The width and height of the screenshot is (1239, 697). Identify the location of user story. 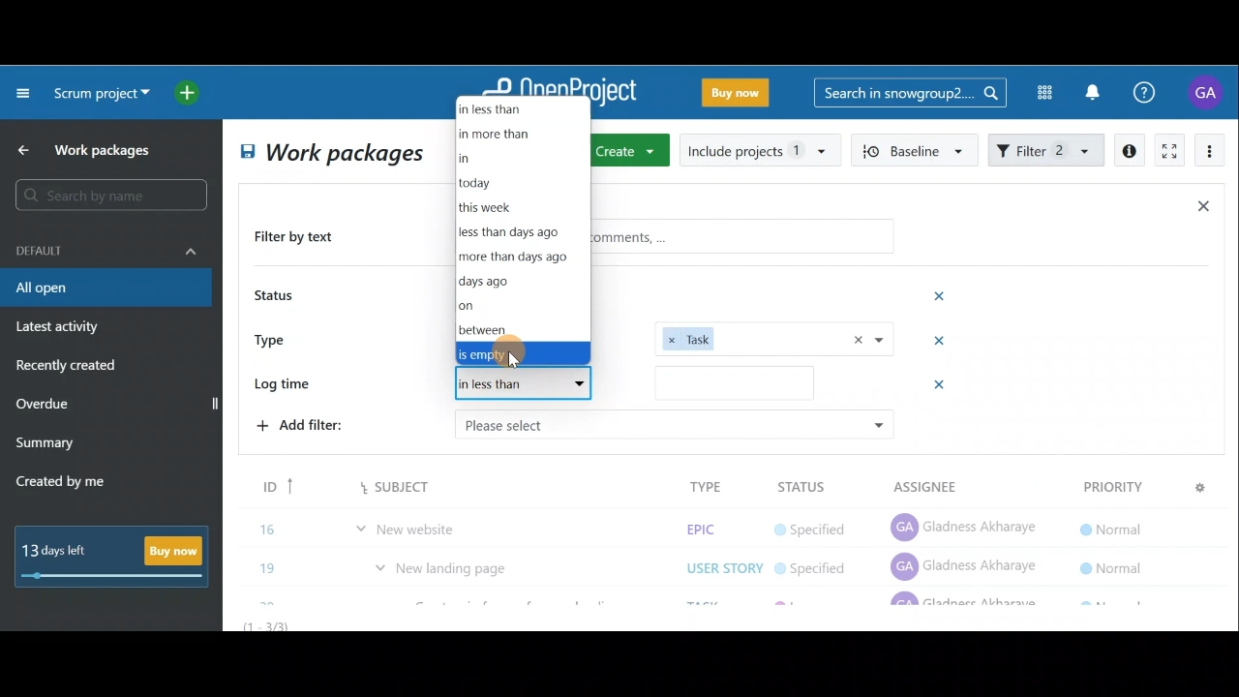
(719, 564).